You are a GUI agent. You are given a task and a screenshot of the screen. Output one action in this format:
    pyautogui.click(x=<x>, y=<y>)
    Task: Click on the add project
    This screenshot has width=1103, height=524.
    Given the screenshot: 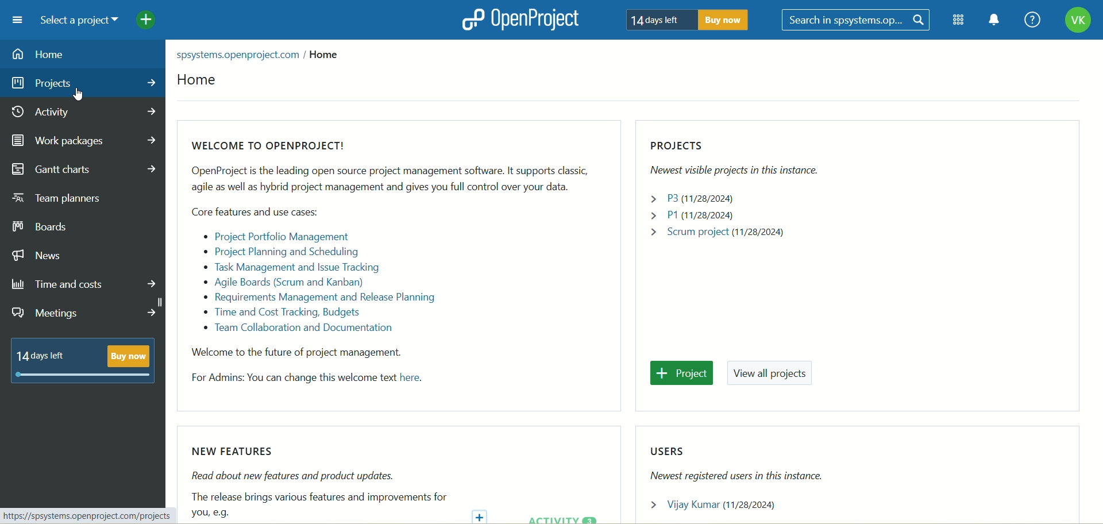 What is the action you would take?
    pyautogui.click(x=149, y=18)
    